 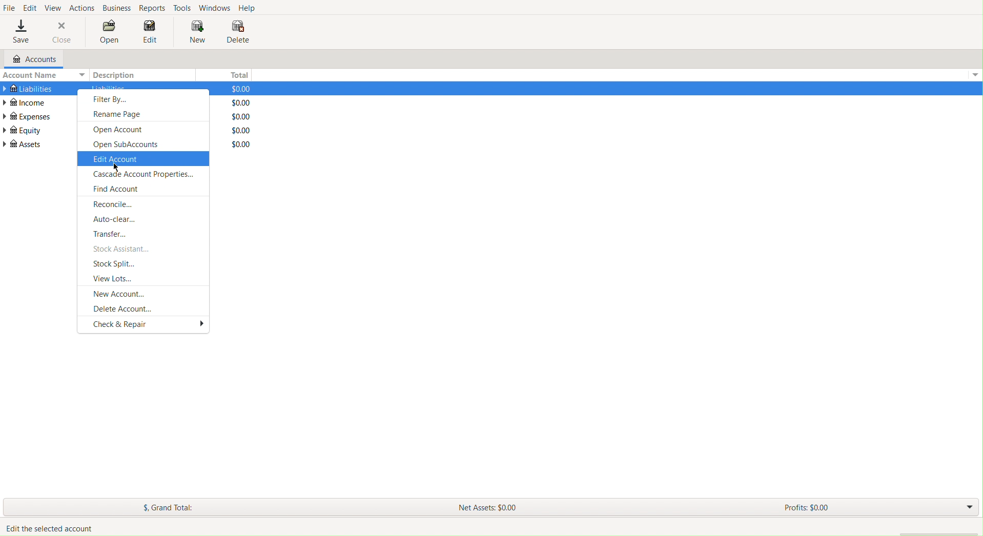 I want to click on Net Assets, so click(x=489, y=506).